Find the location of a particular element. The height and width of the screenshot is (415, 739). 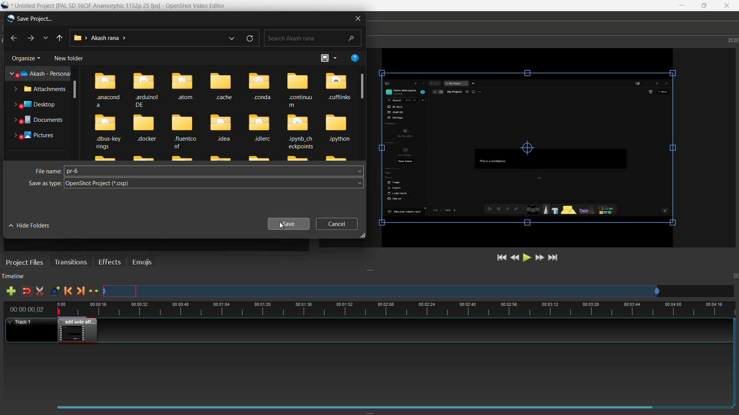

more options is located at coordinates (336, 59).